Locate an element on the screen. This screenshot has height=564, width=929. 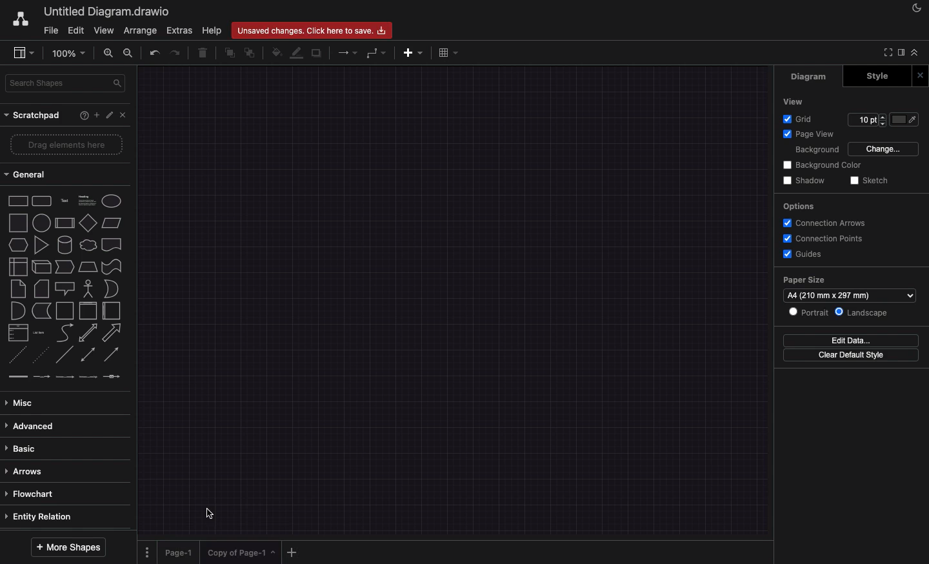
data storage is located at coordinates (43, 312).